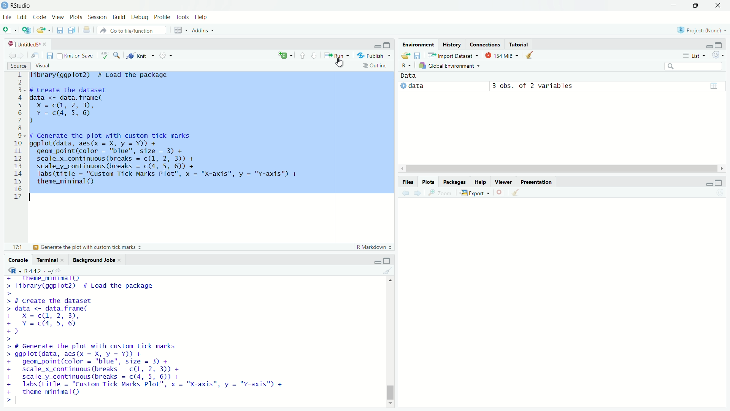 The image size is (730, 411). What do you see at coordinates (44, 66) in the screenshot?
I see `visual` at bounding box center [44, 66].